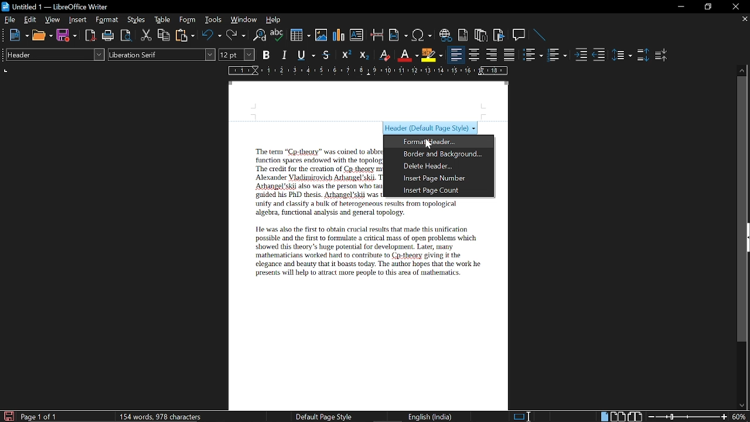  What do you see at coordinates (481, 35) in the screenshot?
I see `Insert footnote` at bounding box center [481, 35].